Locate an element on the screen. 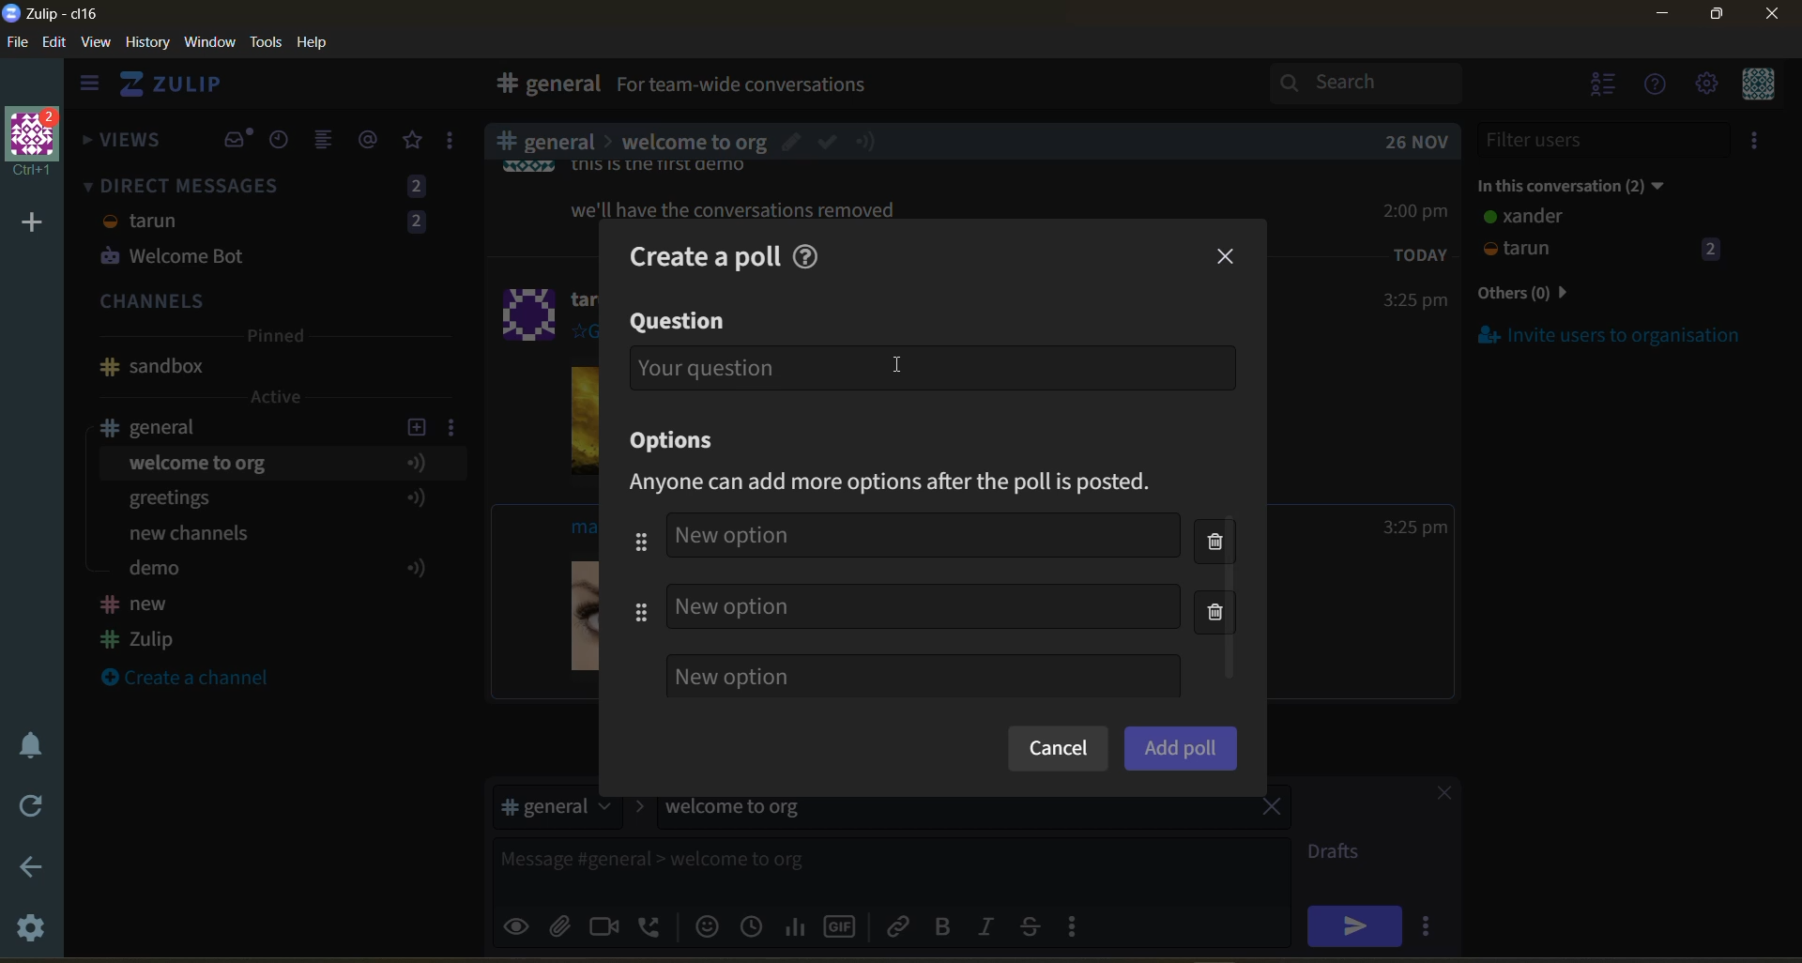  create a channel is located at coordinates (196, 680).